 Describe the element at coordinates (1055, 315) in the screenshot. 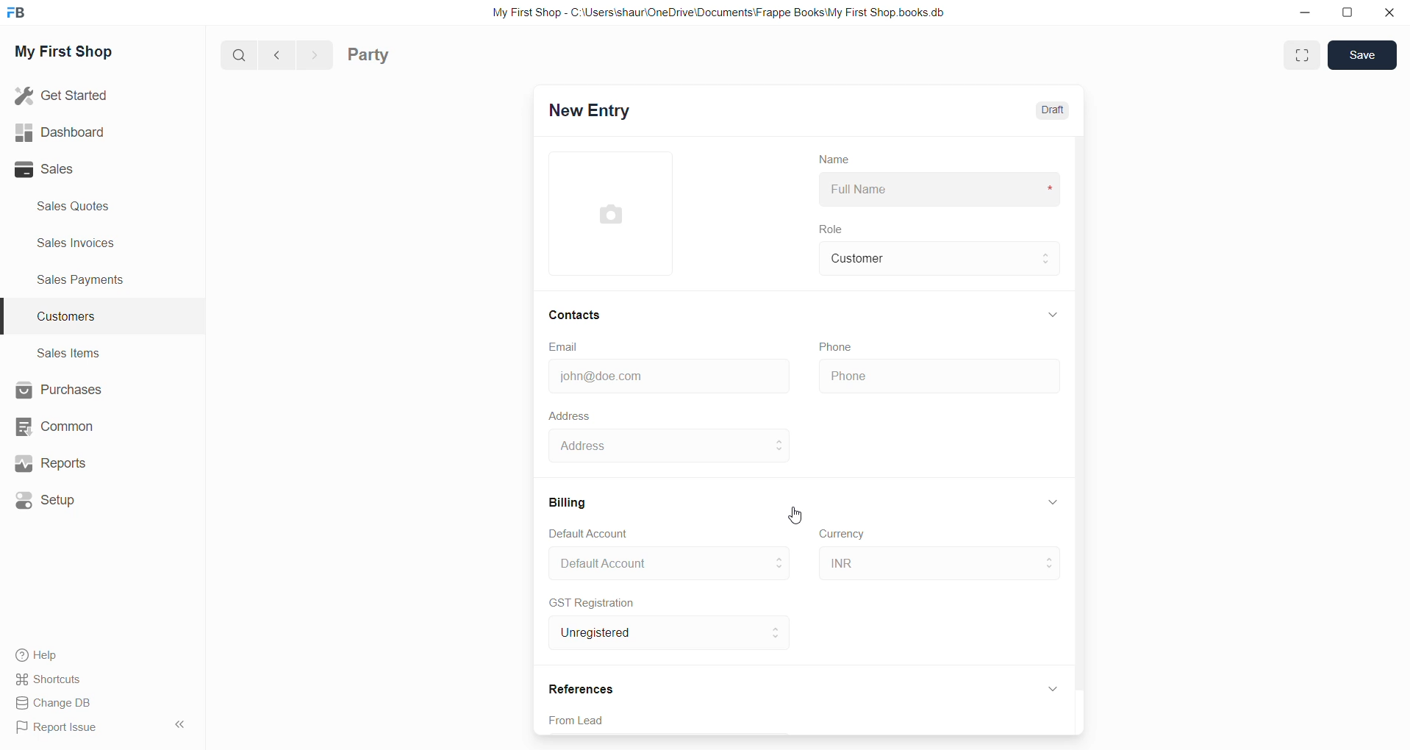

I see `hide contacts` at that location.